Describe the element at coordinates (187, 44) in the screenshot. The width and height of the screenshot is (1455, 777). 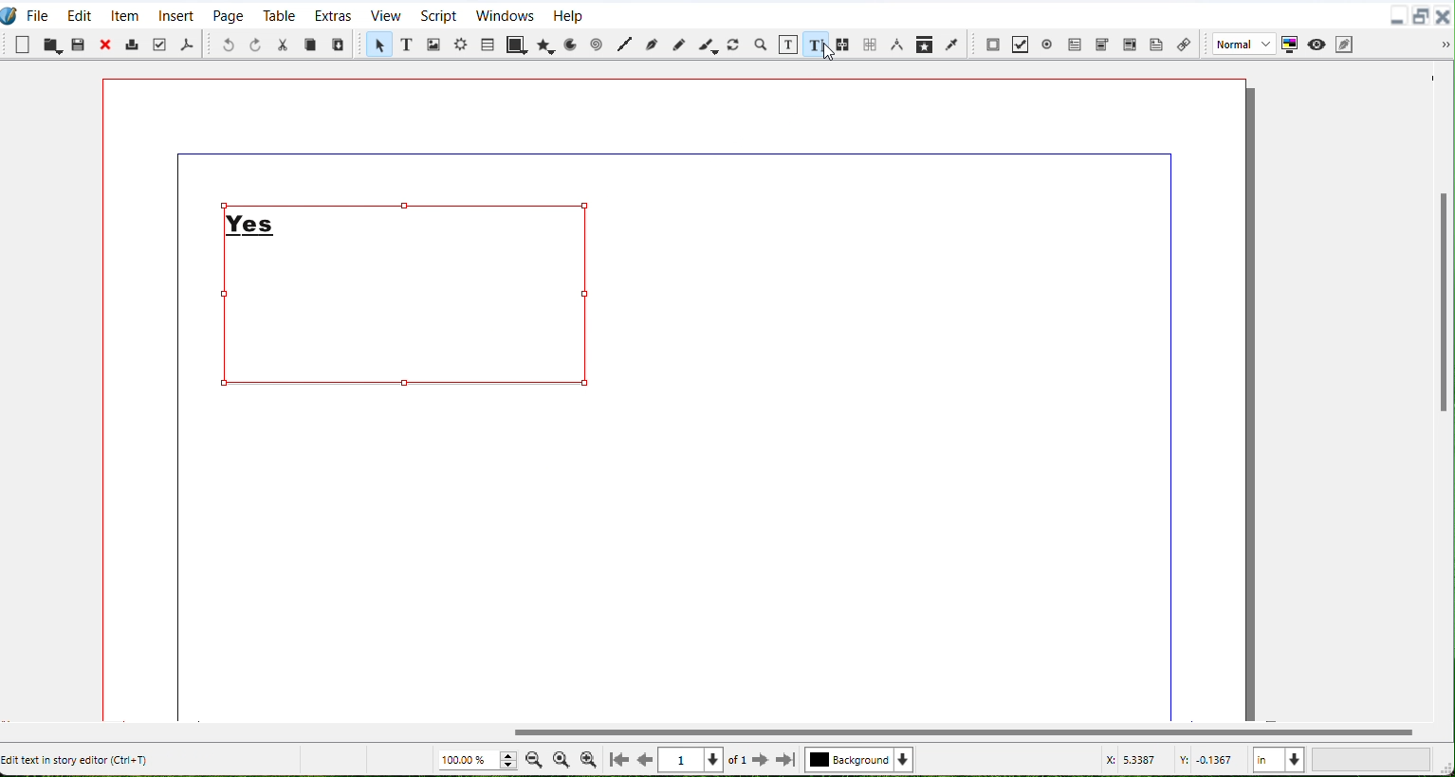
I see `Save as PDF` at that location.